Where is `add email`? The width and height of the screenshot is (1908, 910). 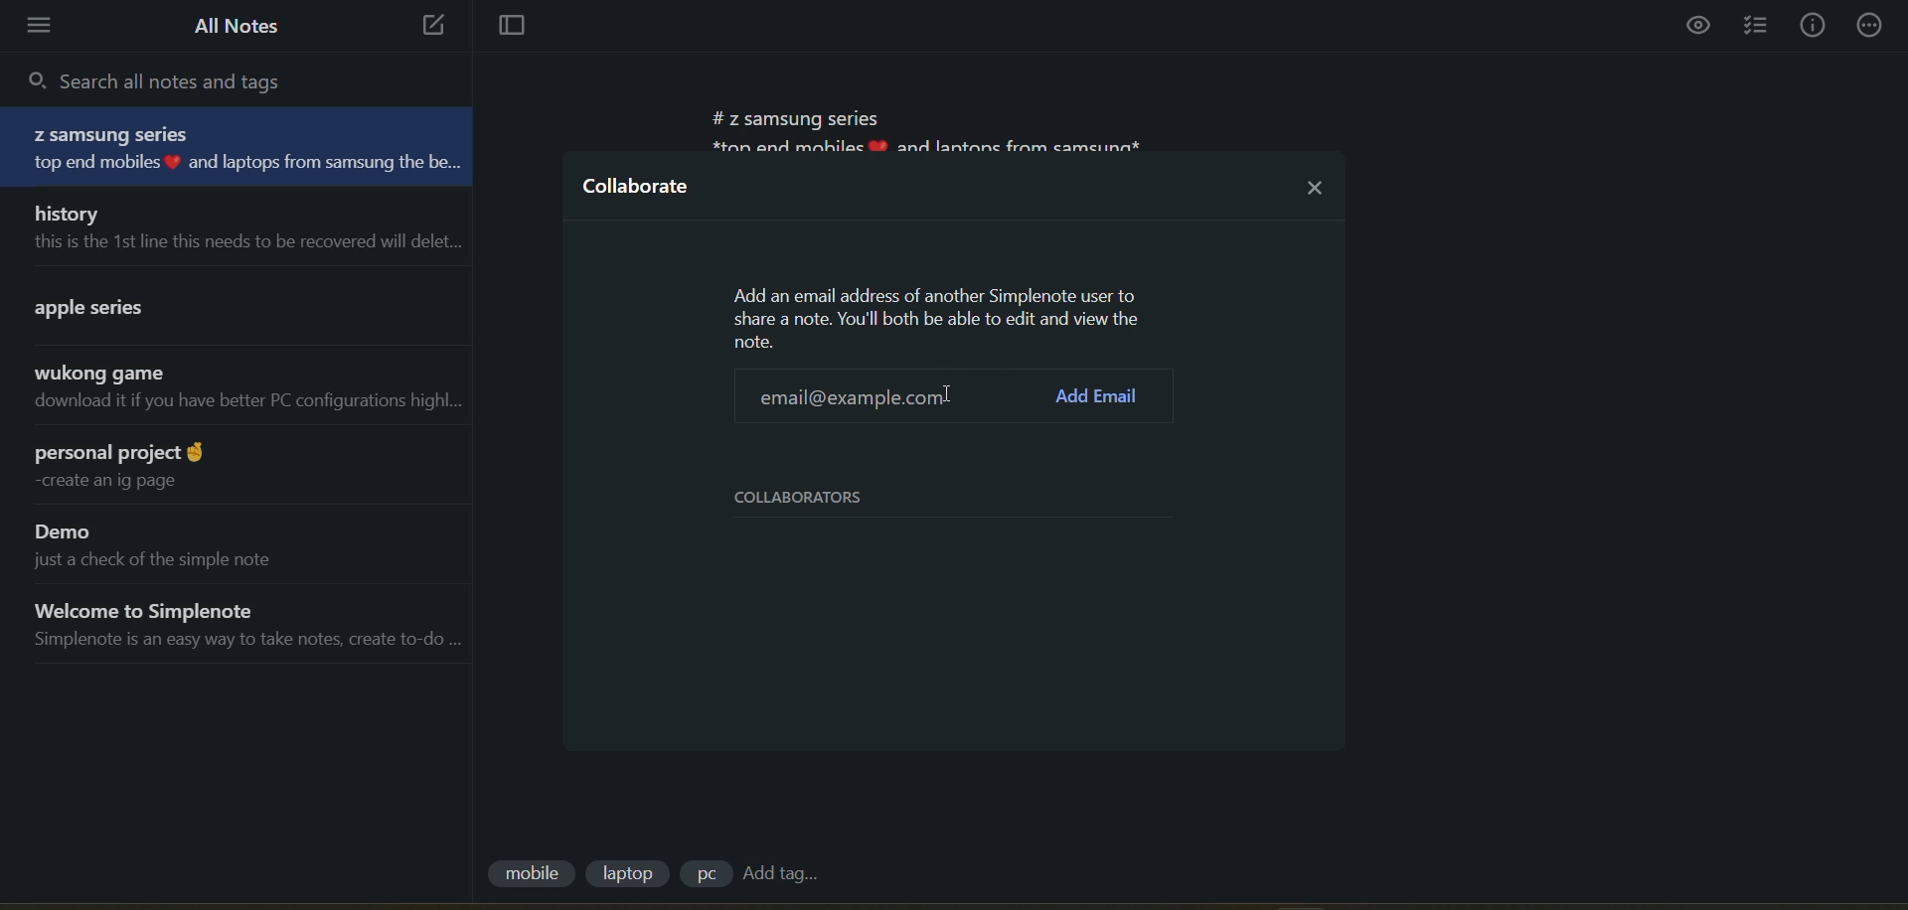 add email is located at coordinates (1103, 395).